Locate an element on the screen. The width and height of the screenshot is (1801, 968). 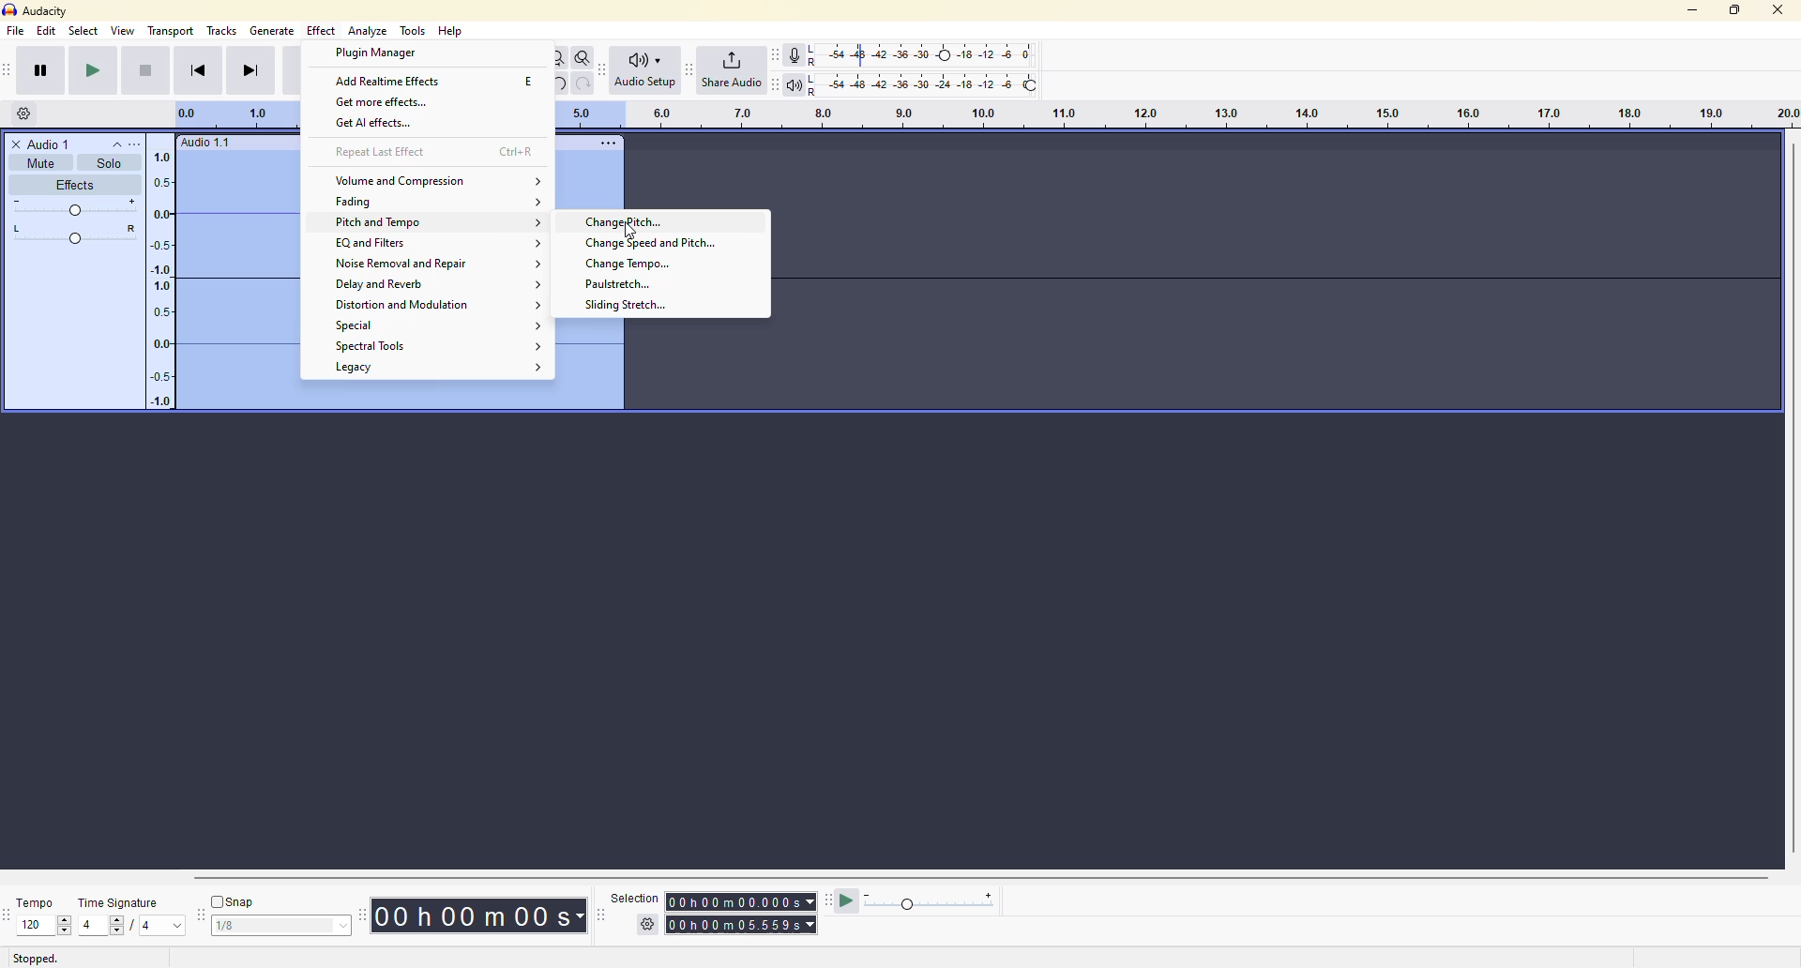
selection is located at coordinates (631, 897).